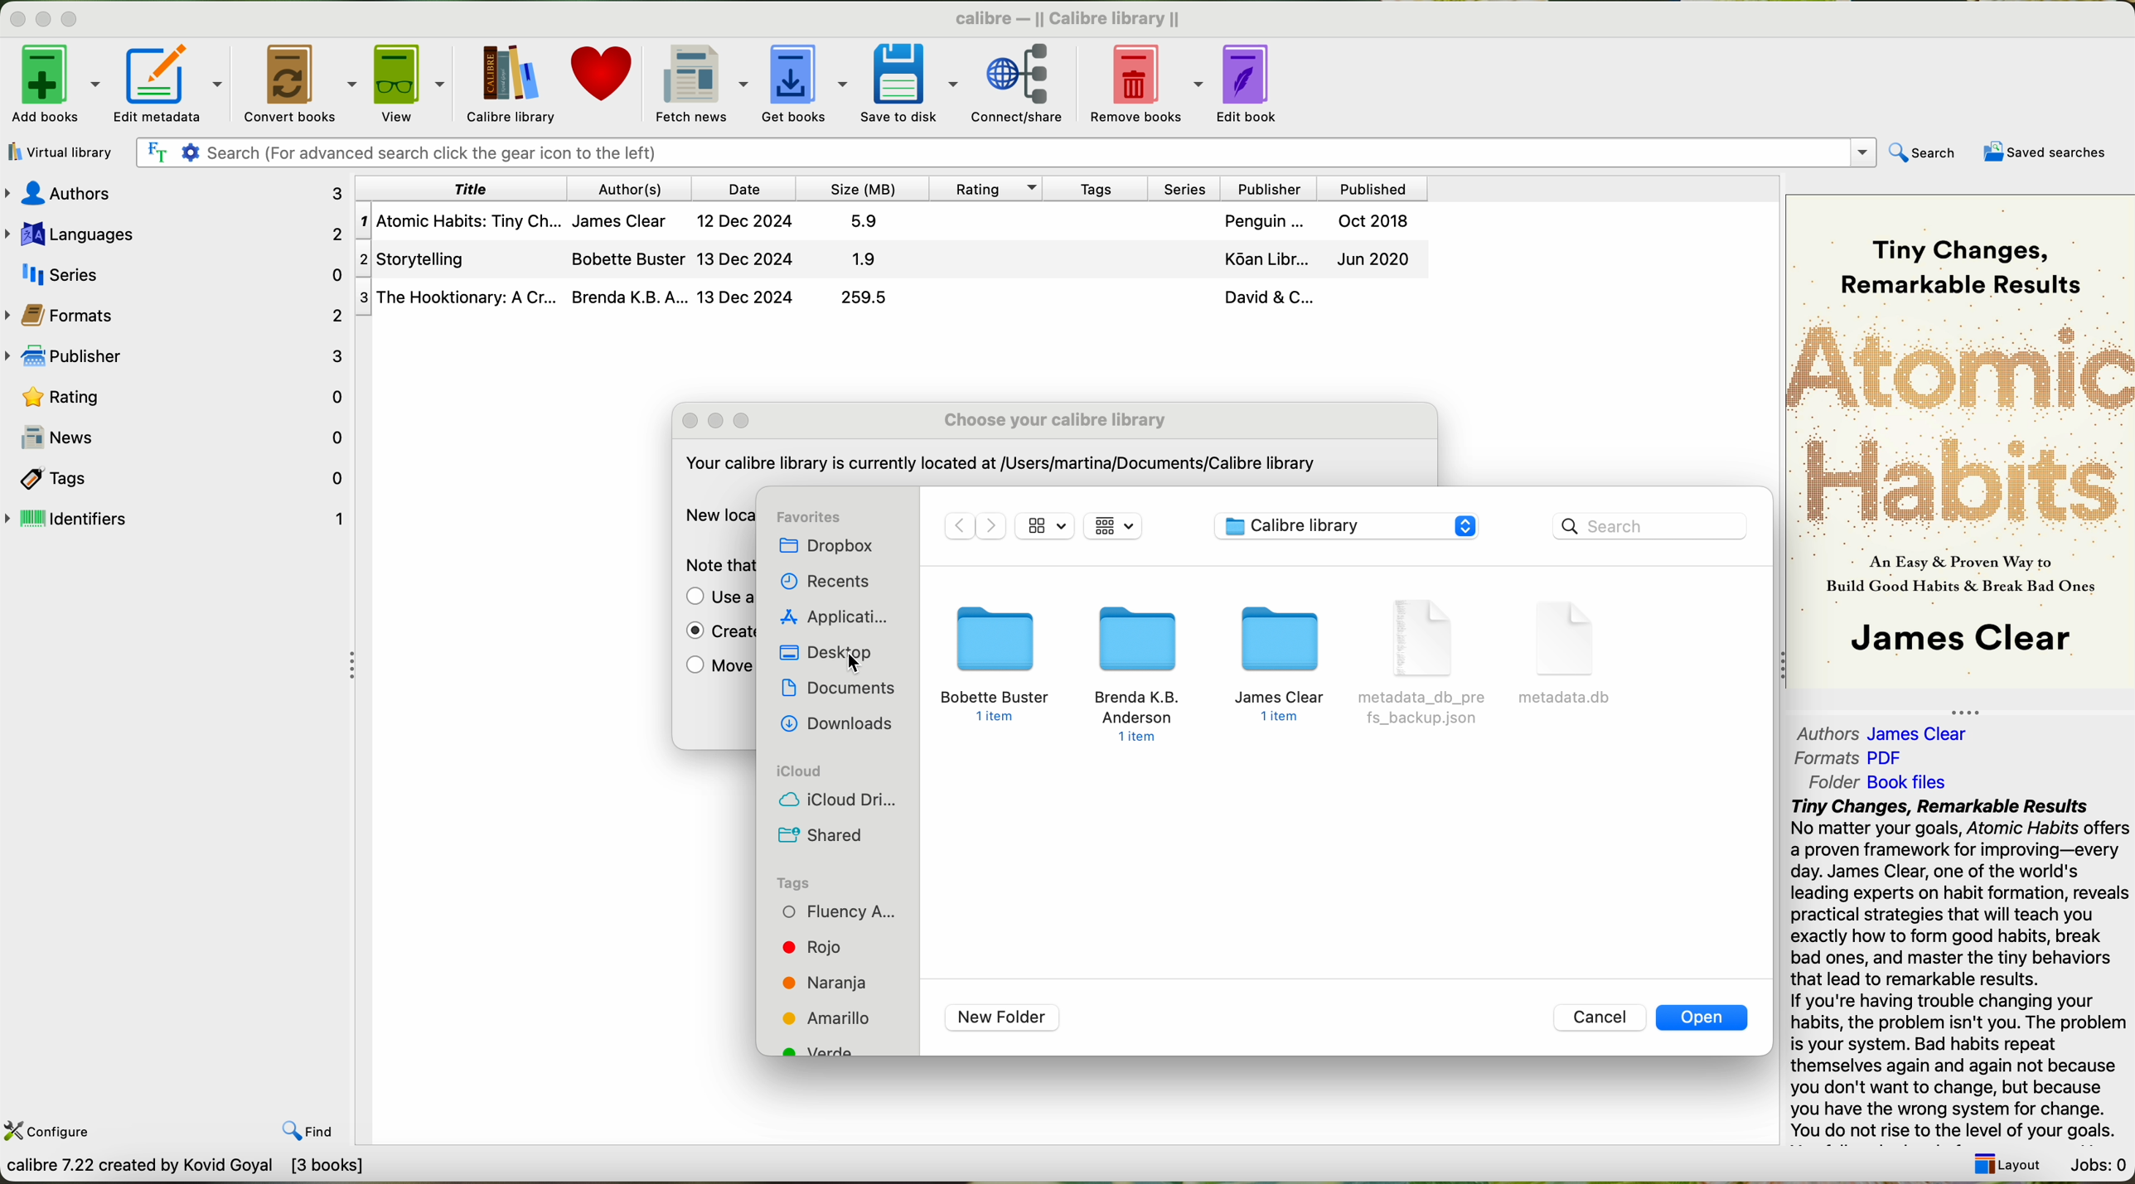 Image resolution: width=2135 pixels, height=1184 pixels. What do you see at coordinates (80, 20) in the screenshot?
I see `maximize program` at bounding box center [80, 20].